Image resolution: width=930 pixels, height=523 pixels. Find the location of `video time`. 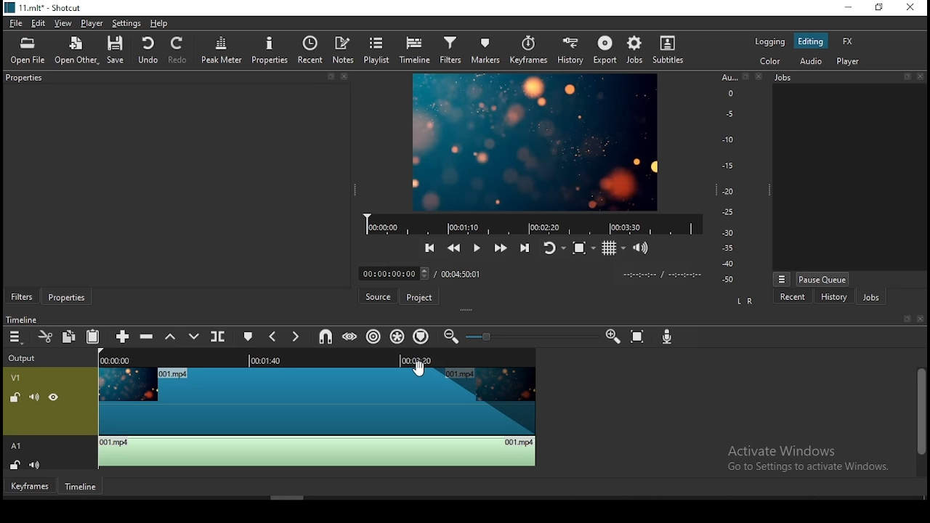

video time is located at coordinates (124, 361).